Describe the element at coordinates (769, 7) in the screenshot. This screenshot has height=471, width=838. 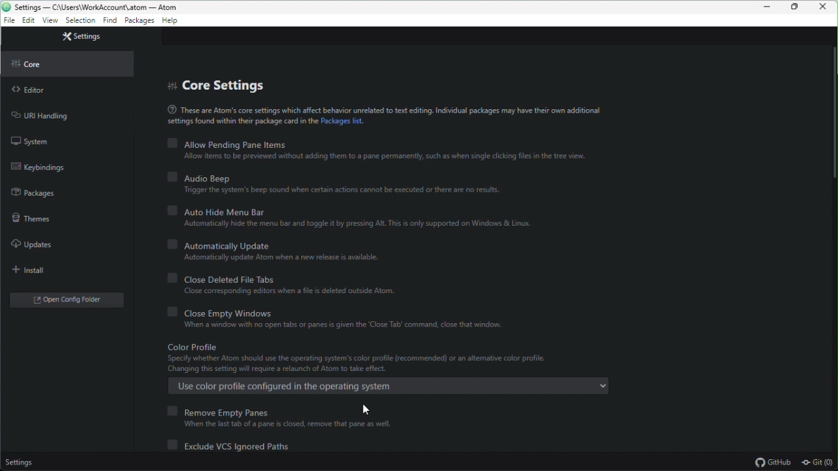
I see `Minimize` at that location.